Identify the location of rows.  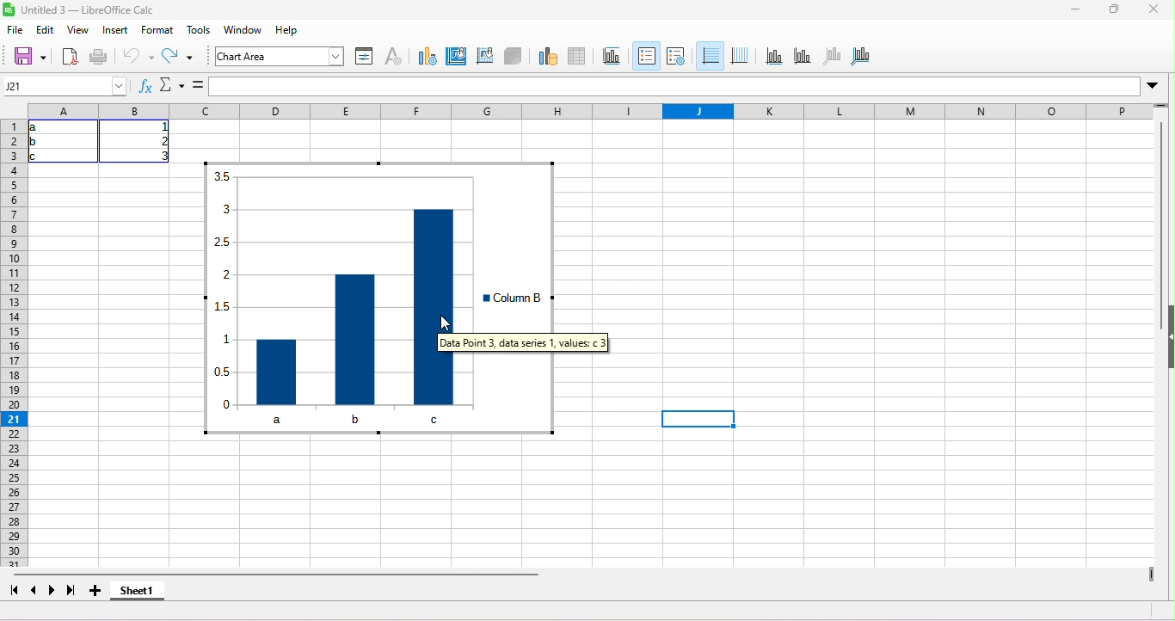
(13, 342).